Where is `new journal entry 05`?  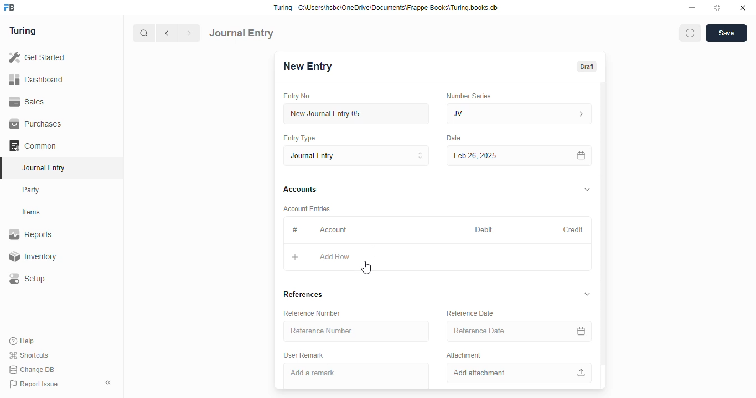
new journal entry 05 is located at coordinates (357, 114).